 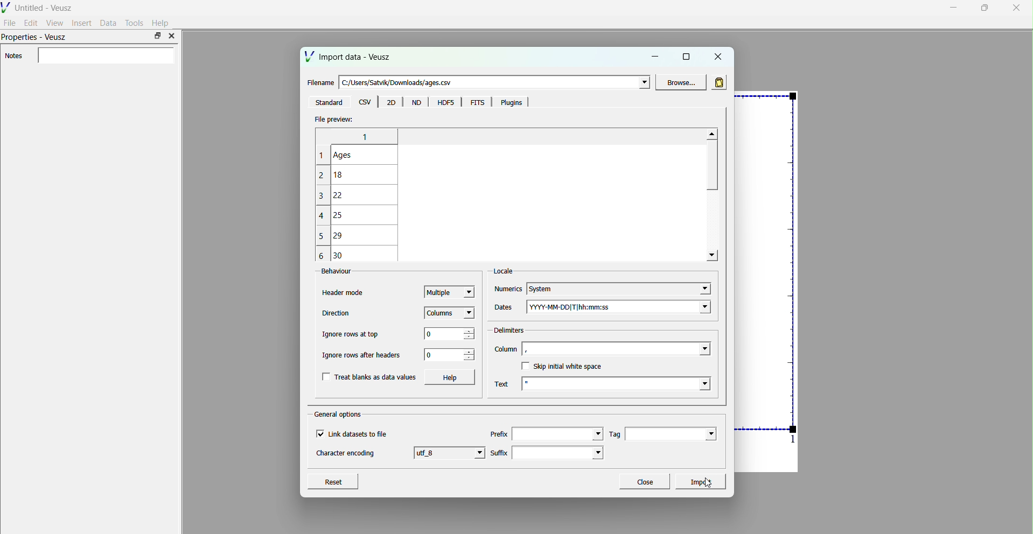 What do you see at coordinates (525, 366) in the screenshot?
I see `checkbox` at bounding box center [525, 366].